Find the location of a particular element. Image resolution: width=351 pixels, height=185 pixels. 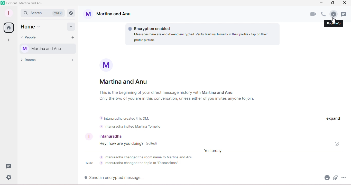

Home is located at coordinates (33, 28).